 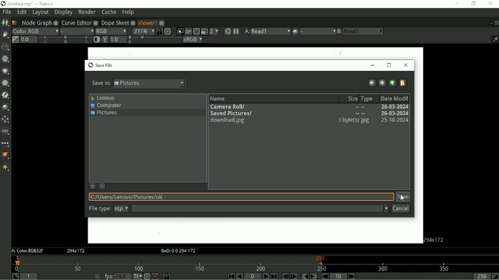 I want to click on Draw, so click(x=5, y=35).